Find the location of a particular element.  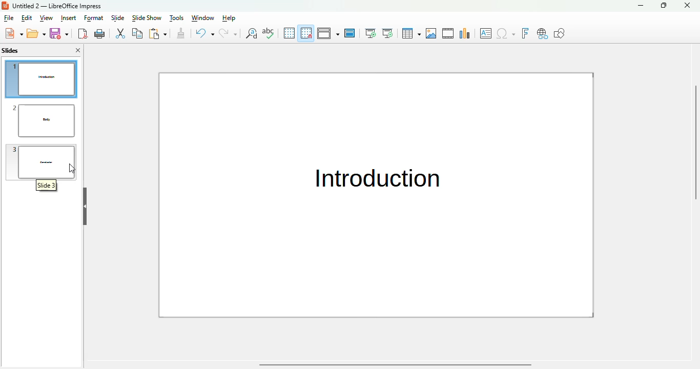

display grid is located at coordinates (289, 32).